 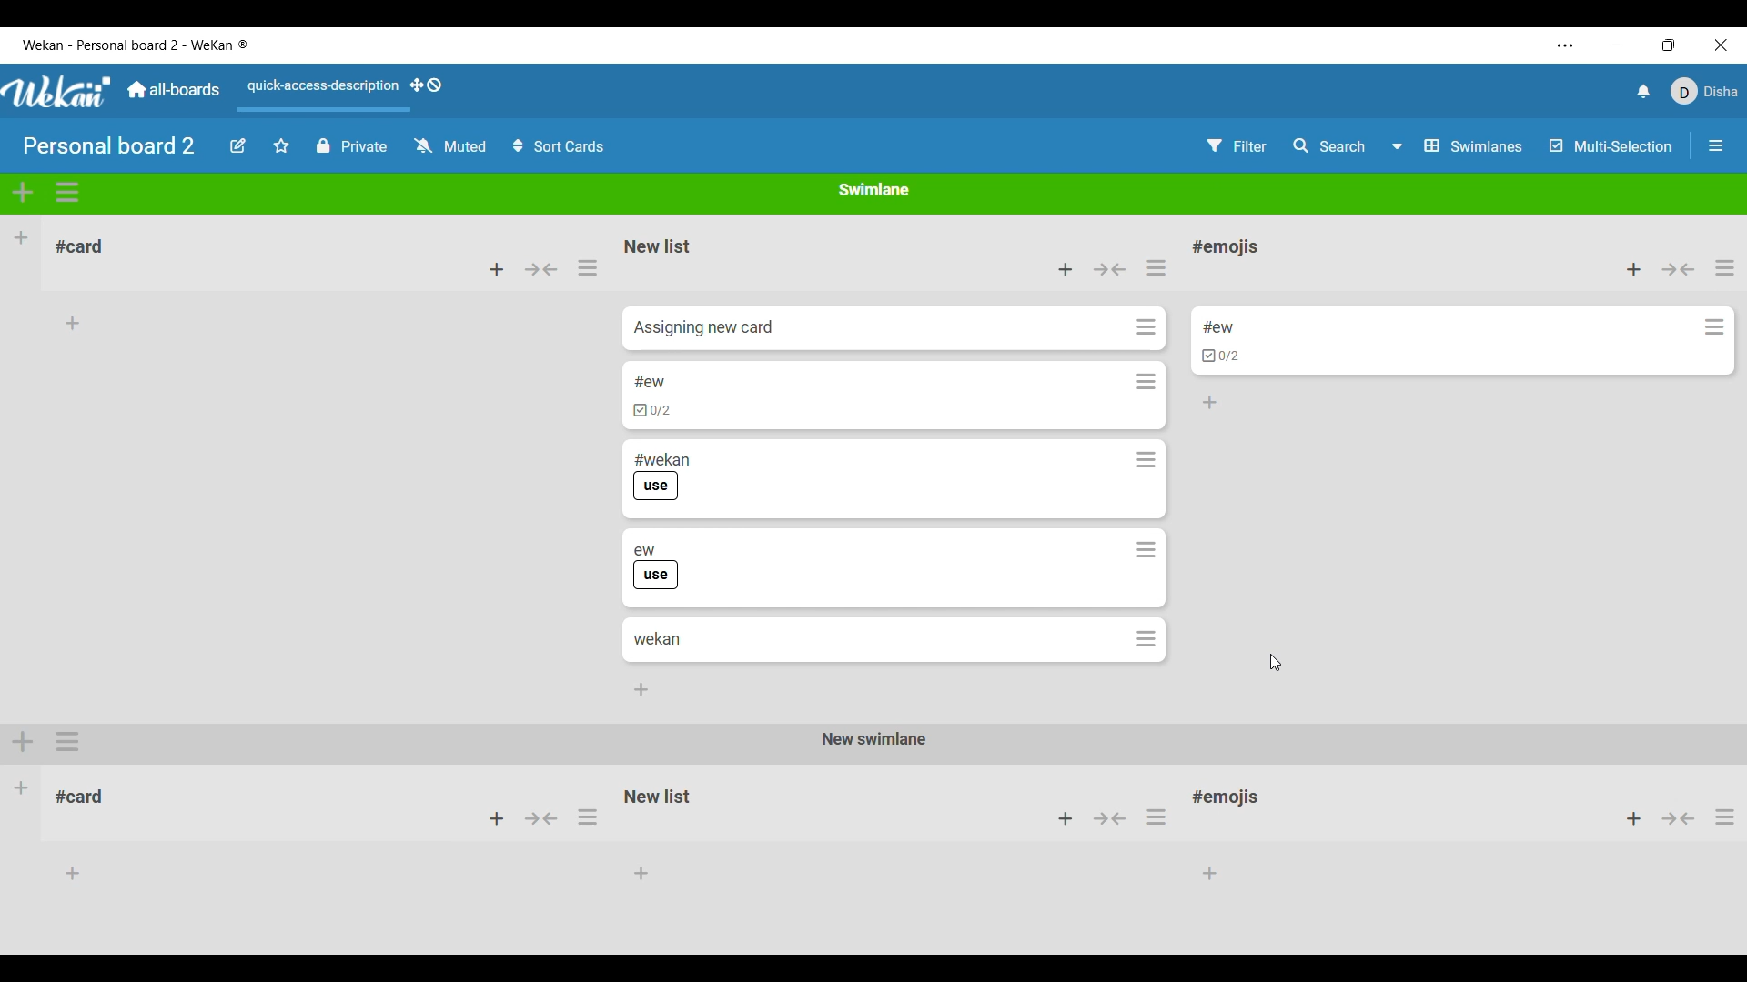 What do you see at coordinates (1716, 145) in the screenshot?
I see `Open/Close sidebar` at bounding box center [1716, 145].